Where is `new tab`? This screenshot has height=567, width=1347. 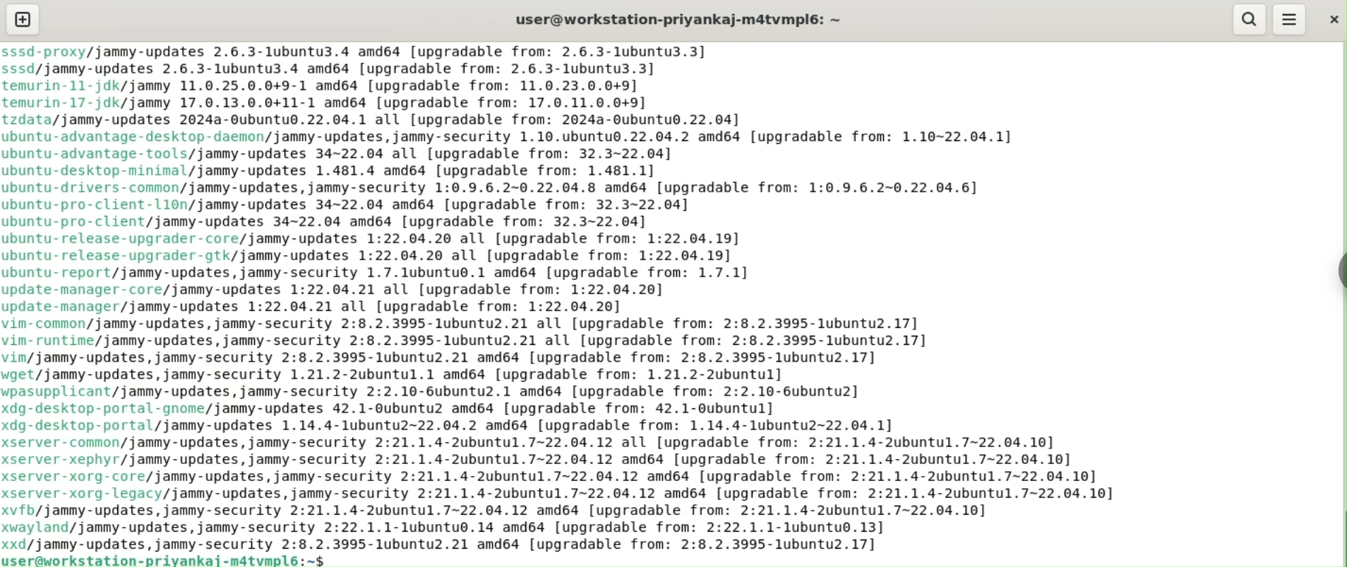
new tab is located at coordinates (23, 19).